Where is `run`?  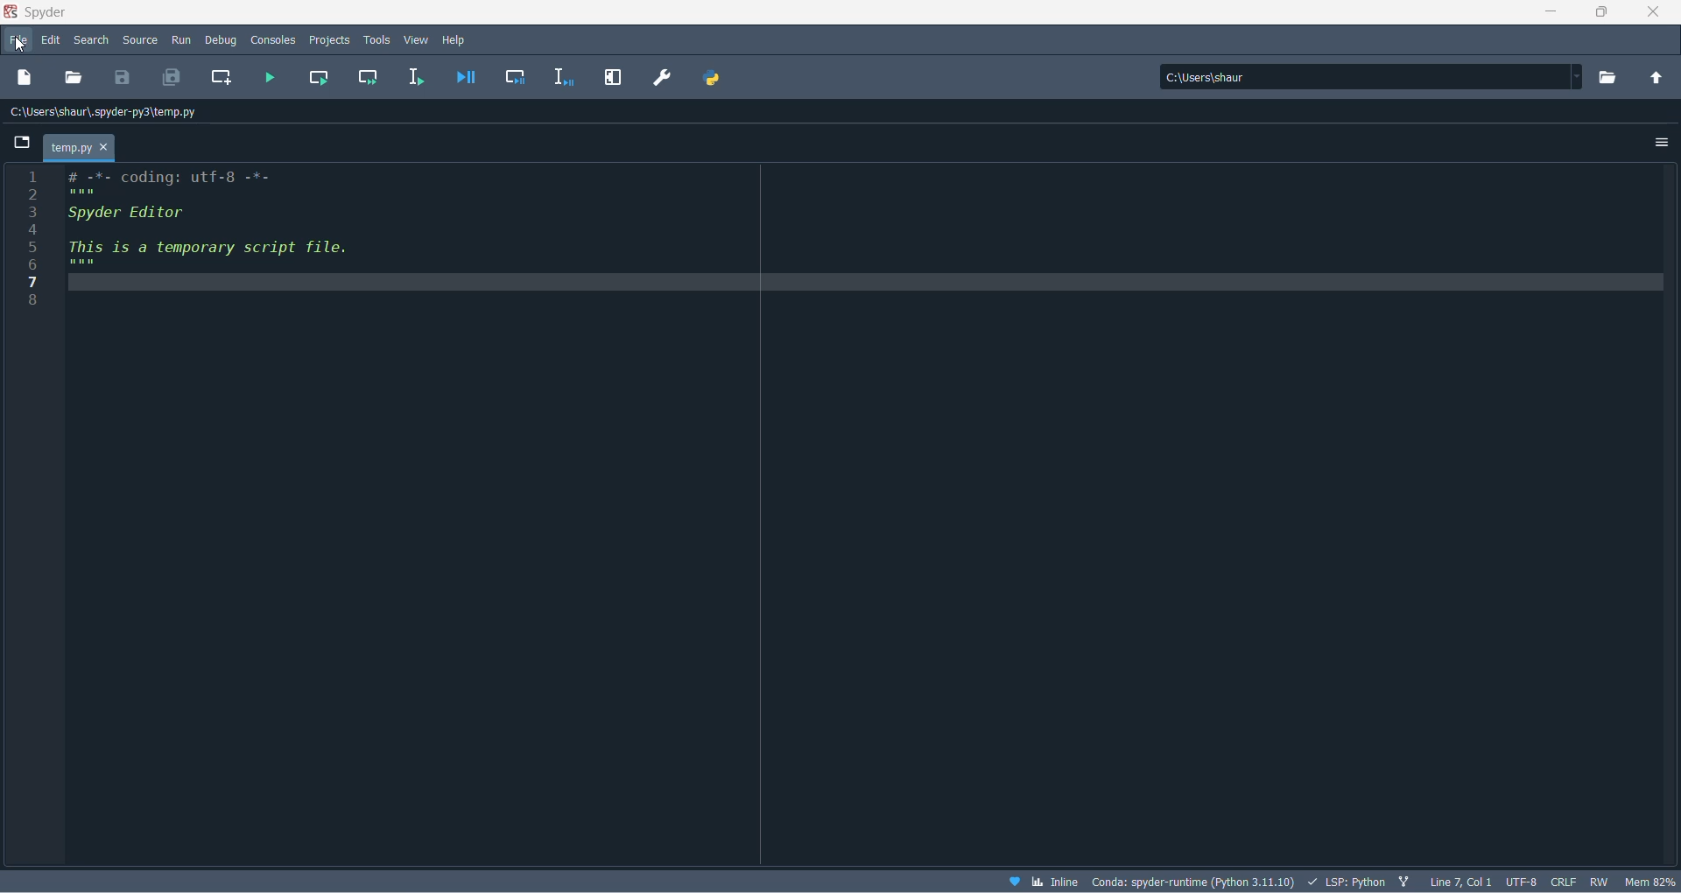
run is located at coordinates (180, 41).